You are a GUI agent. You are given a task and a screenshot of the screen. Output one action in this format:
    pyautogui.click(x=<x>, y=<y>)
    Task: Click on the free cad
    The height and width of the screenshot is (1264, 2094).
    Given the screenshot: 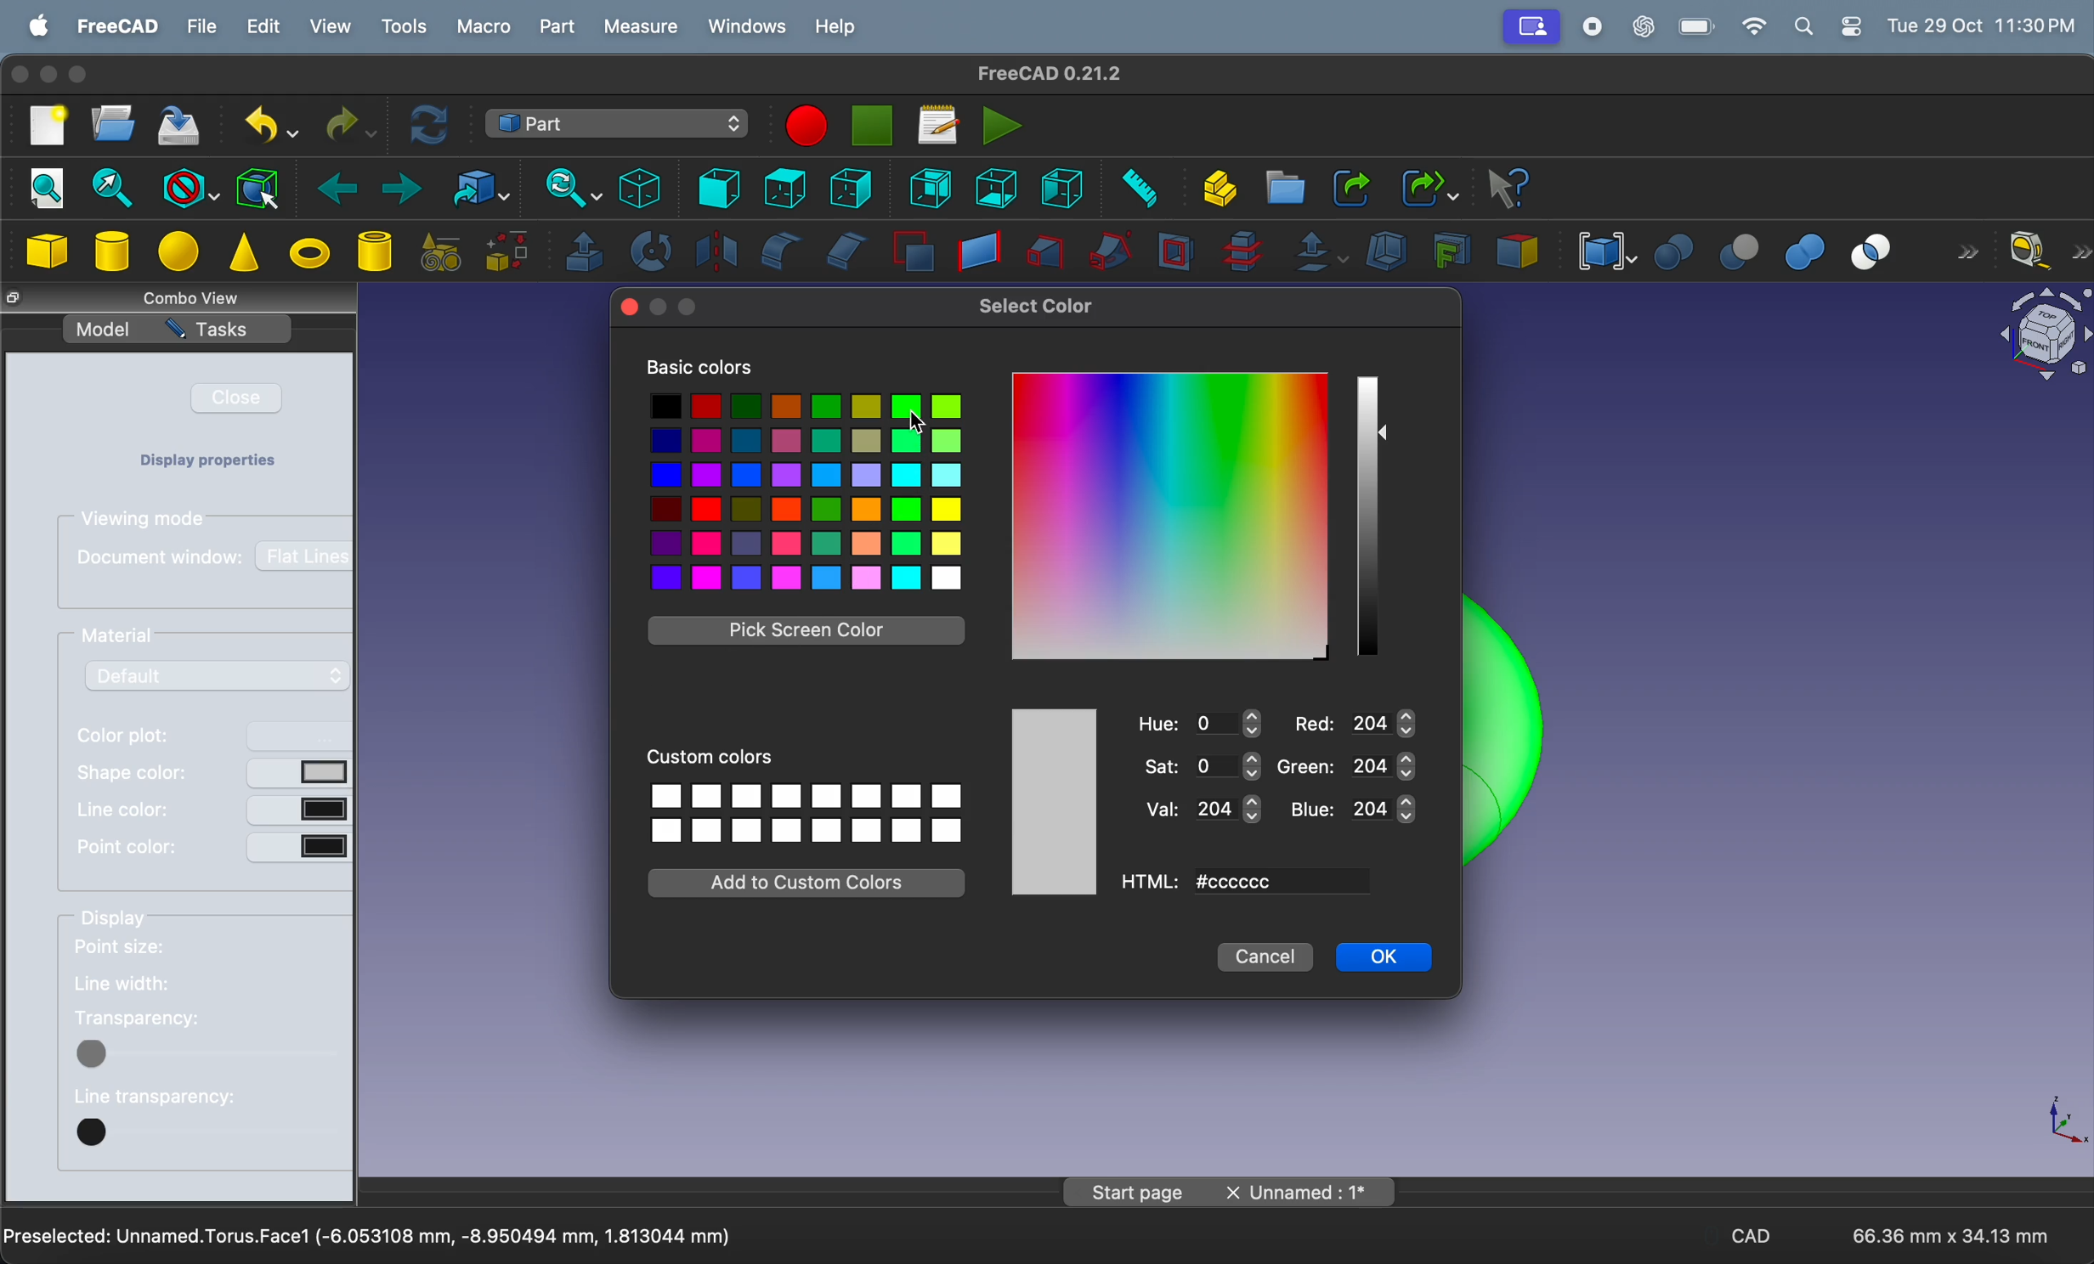 What is the action you would take?
    pyautogui.click(x=118, y=28)
    